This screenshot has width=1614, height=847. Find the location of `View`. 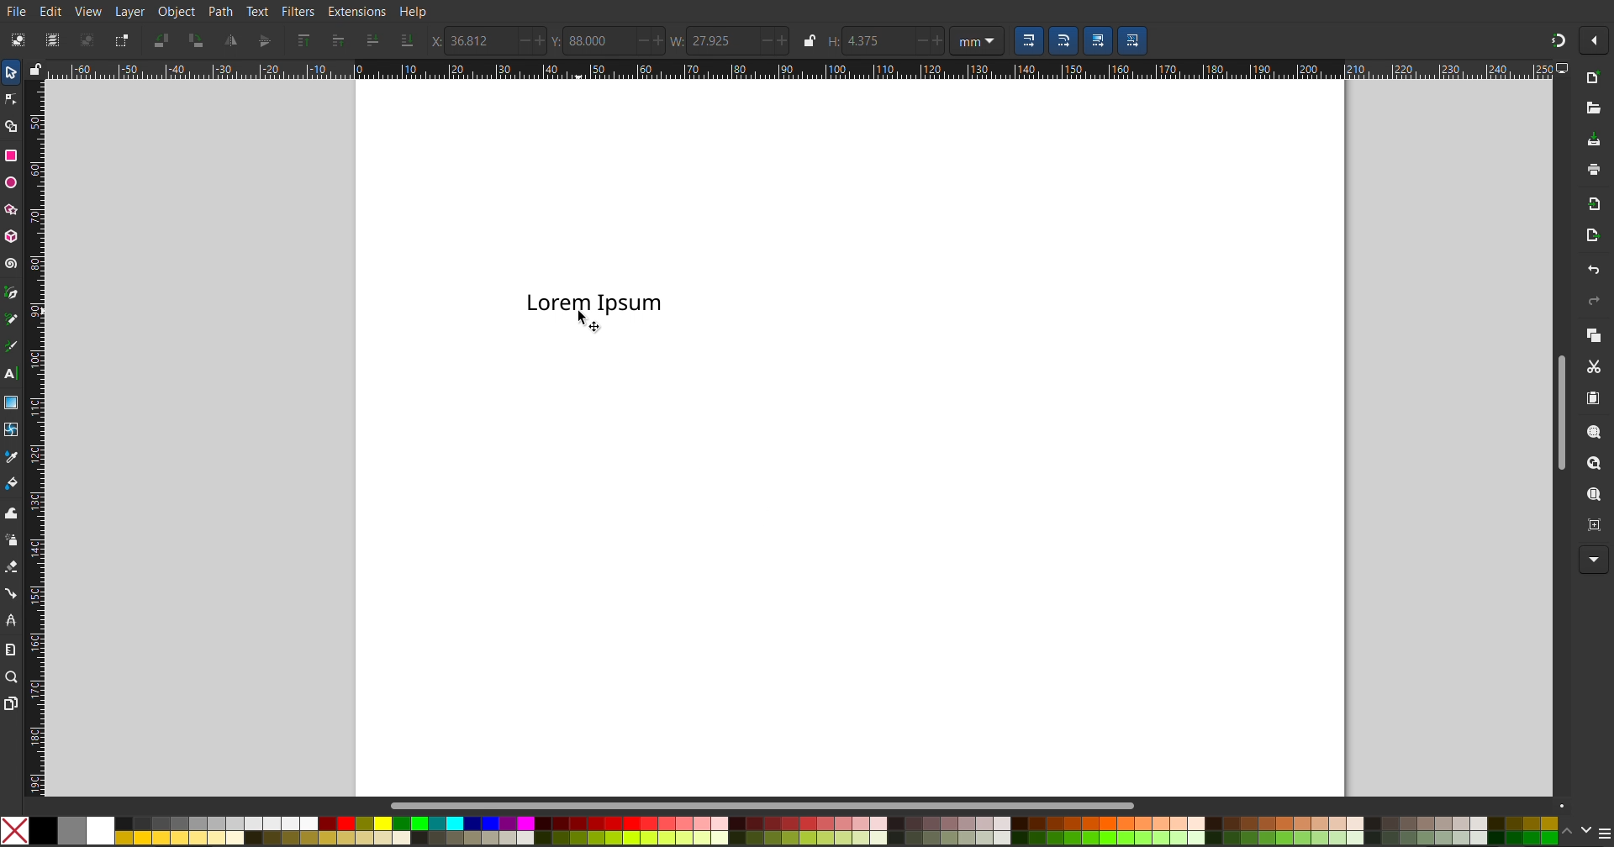

View is located at coordinates (88, 10).